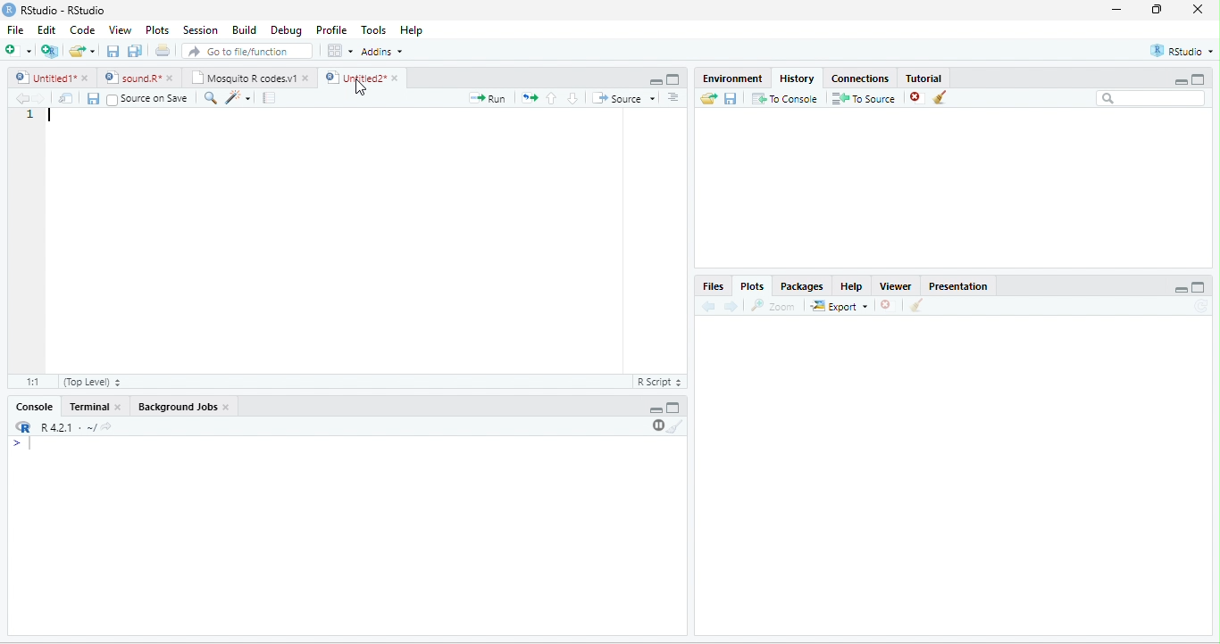 The width and height of the screenshot is (1220, 644). Describe the element at coordinates (46, 29) in the screenshot. I see `Edit` at that location.